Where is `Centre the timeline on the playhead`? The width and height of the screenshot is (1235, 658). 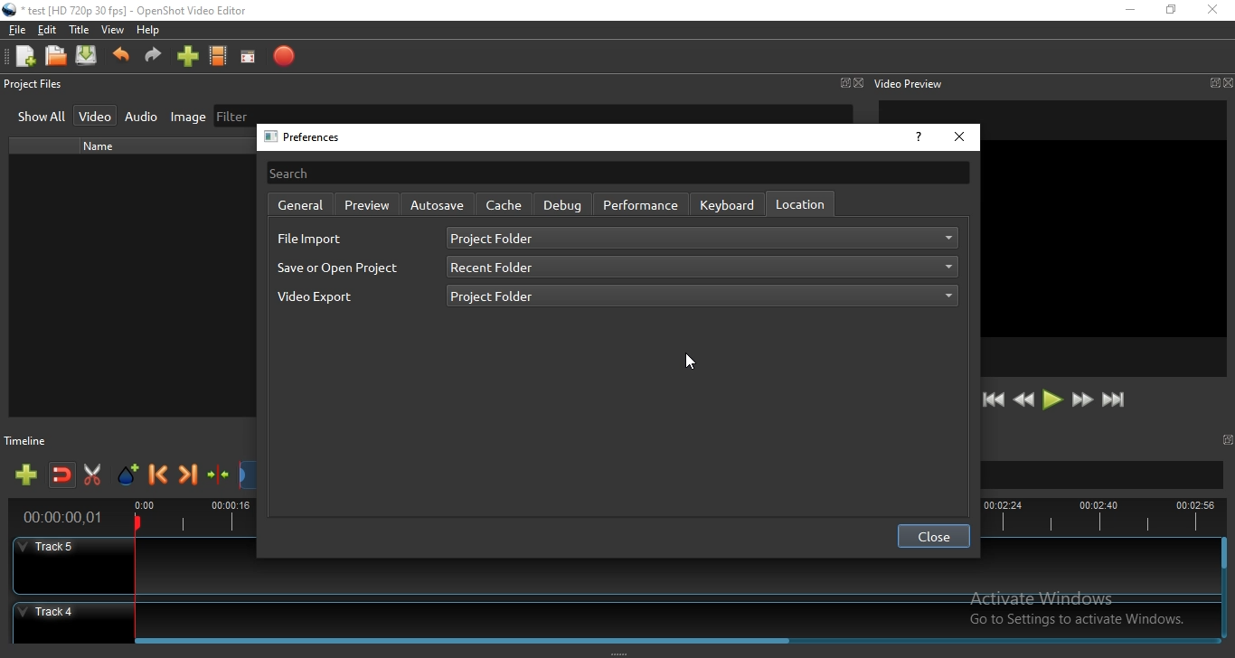
Centre the timeline on the playhead is located at coordinates (219, 478).